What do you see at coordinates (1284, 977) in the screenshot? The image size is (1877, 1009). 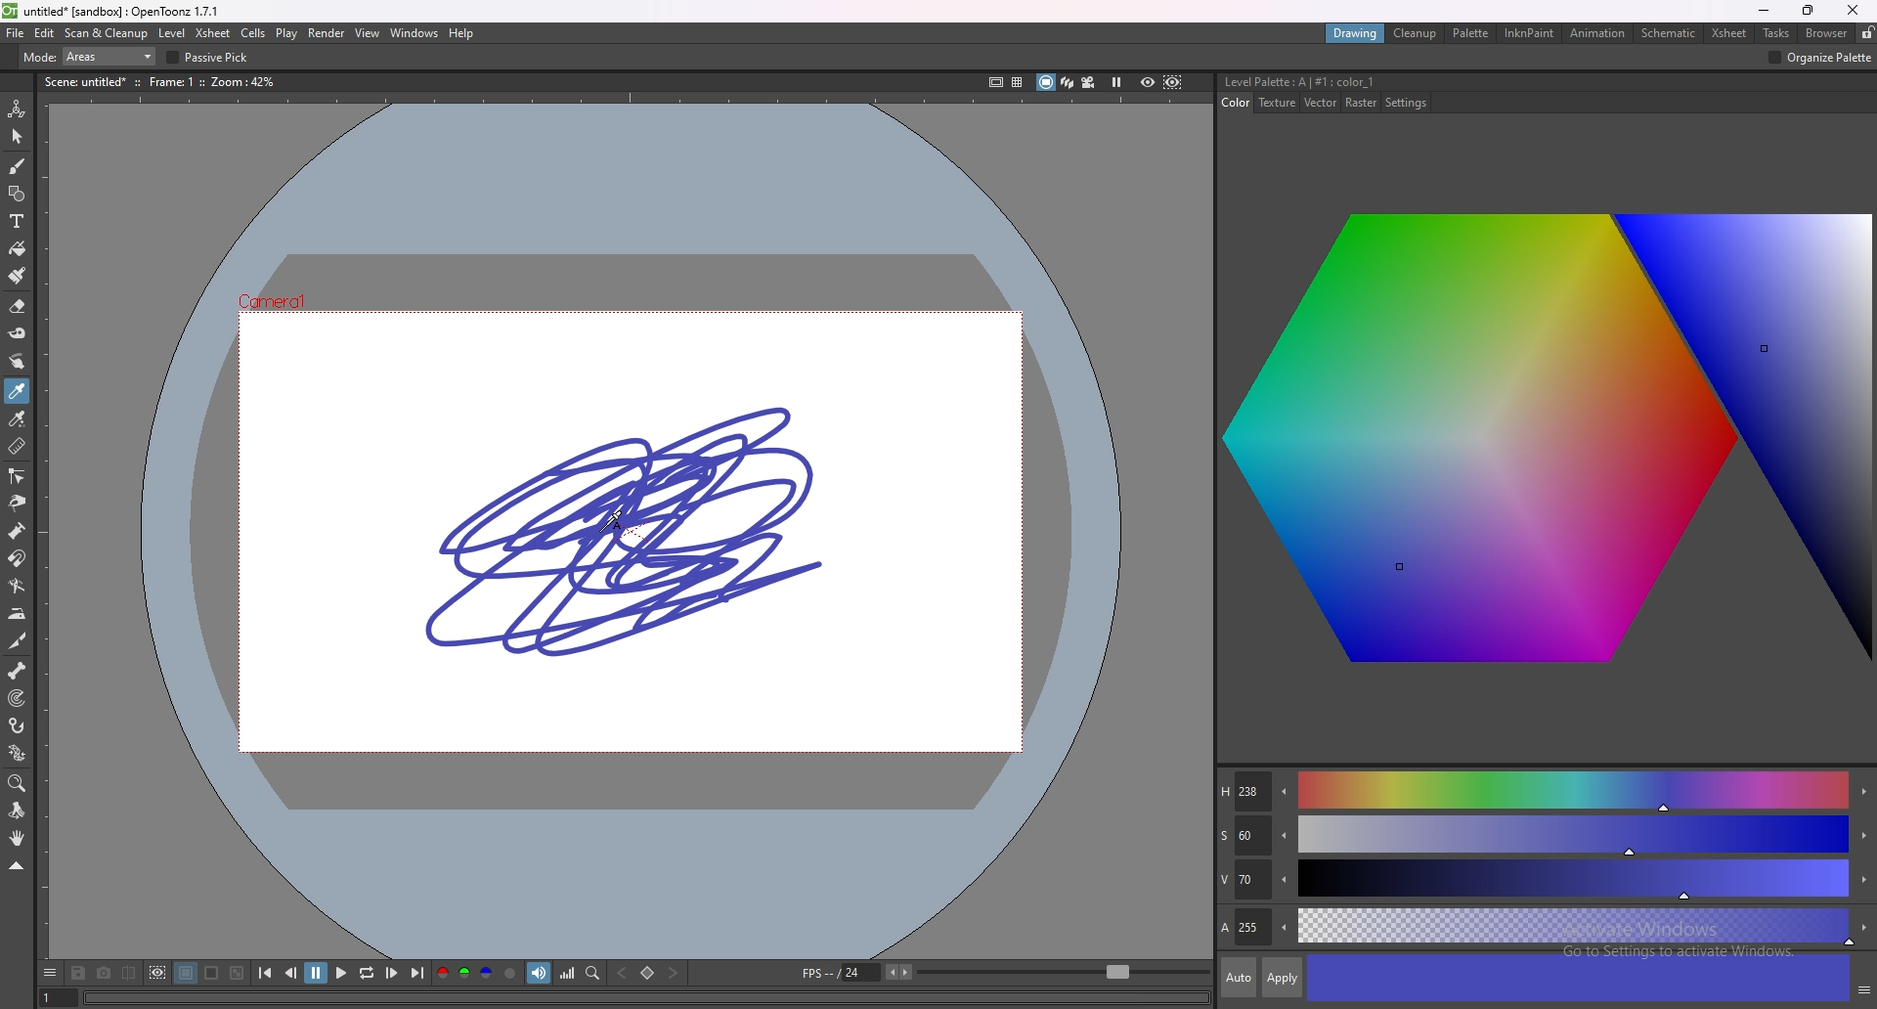 I see `apply` at bounding box center [1284, 977].